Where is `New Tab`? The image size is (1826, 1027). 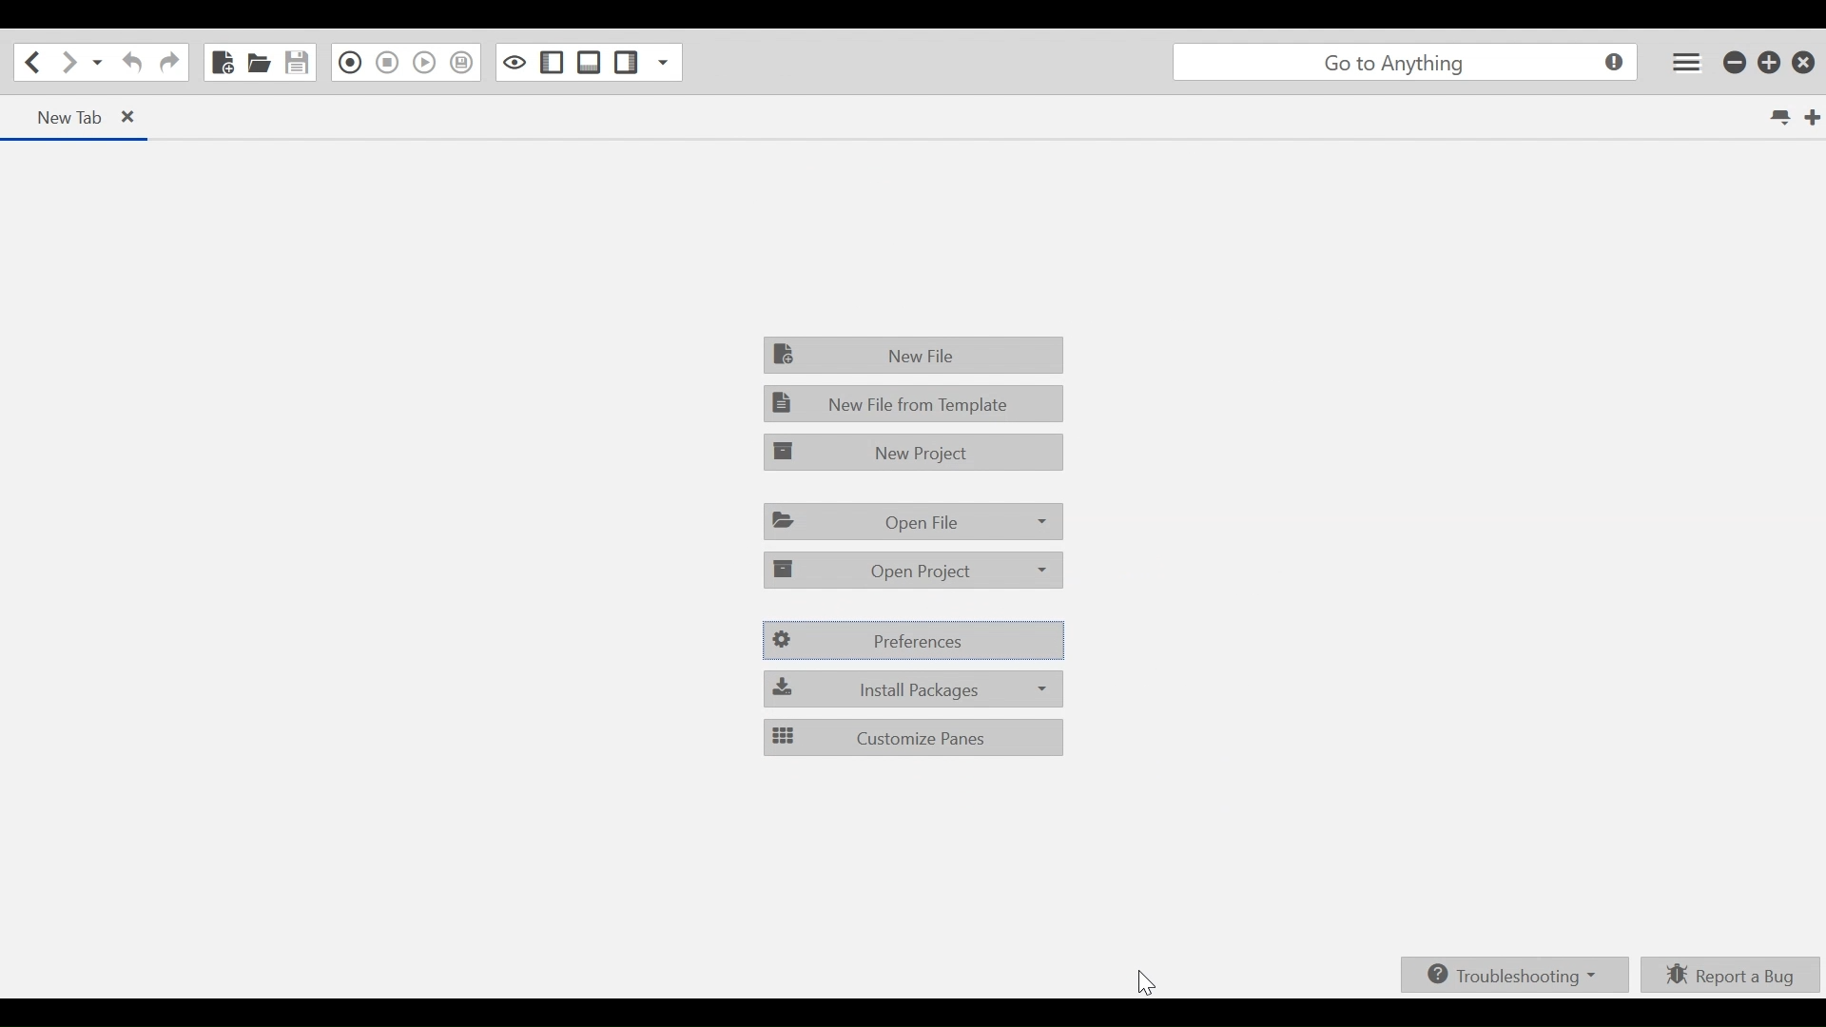 New Tab is located at coordinates (1810, 116).